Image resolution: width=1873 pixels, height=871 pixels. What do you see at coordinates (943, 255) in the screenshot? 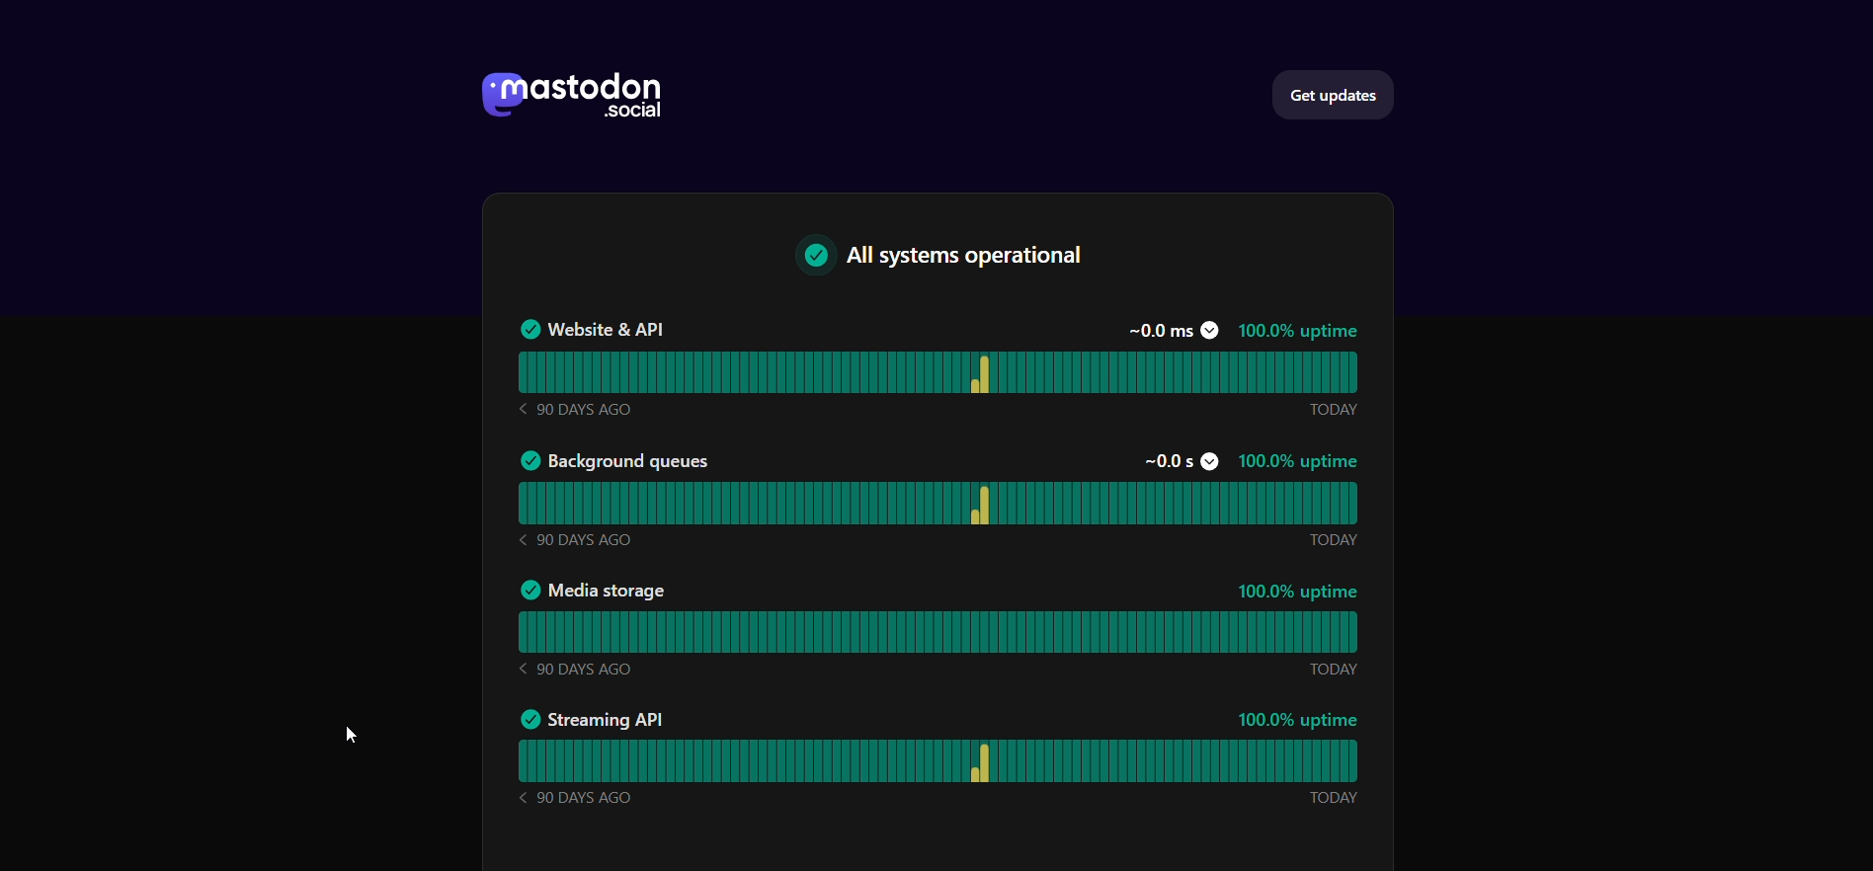
I see `all system operational` at bounding box center [943, 255].